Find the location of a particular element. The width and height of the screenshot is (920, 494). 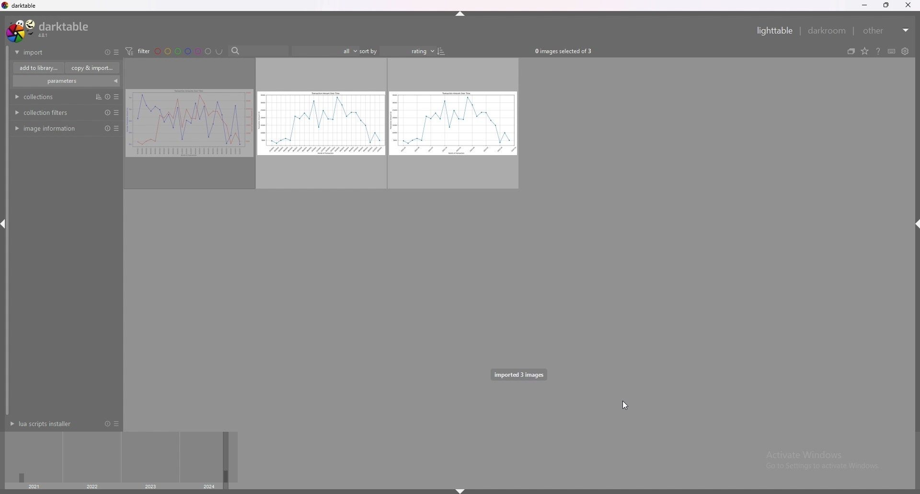

2024 is located at coordinates (210, 487).